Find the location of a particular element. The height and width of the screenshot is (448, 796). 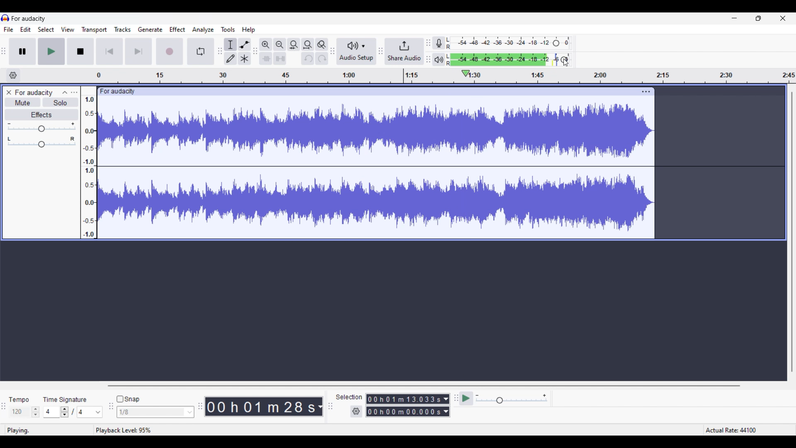

Zoom out is located at coordinates (279, 44).